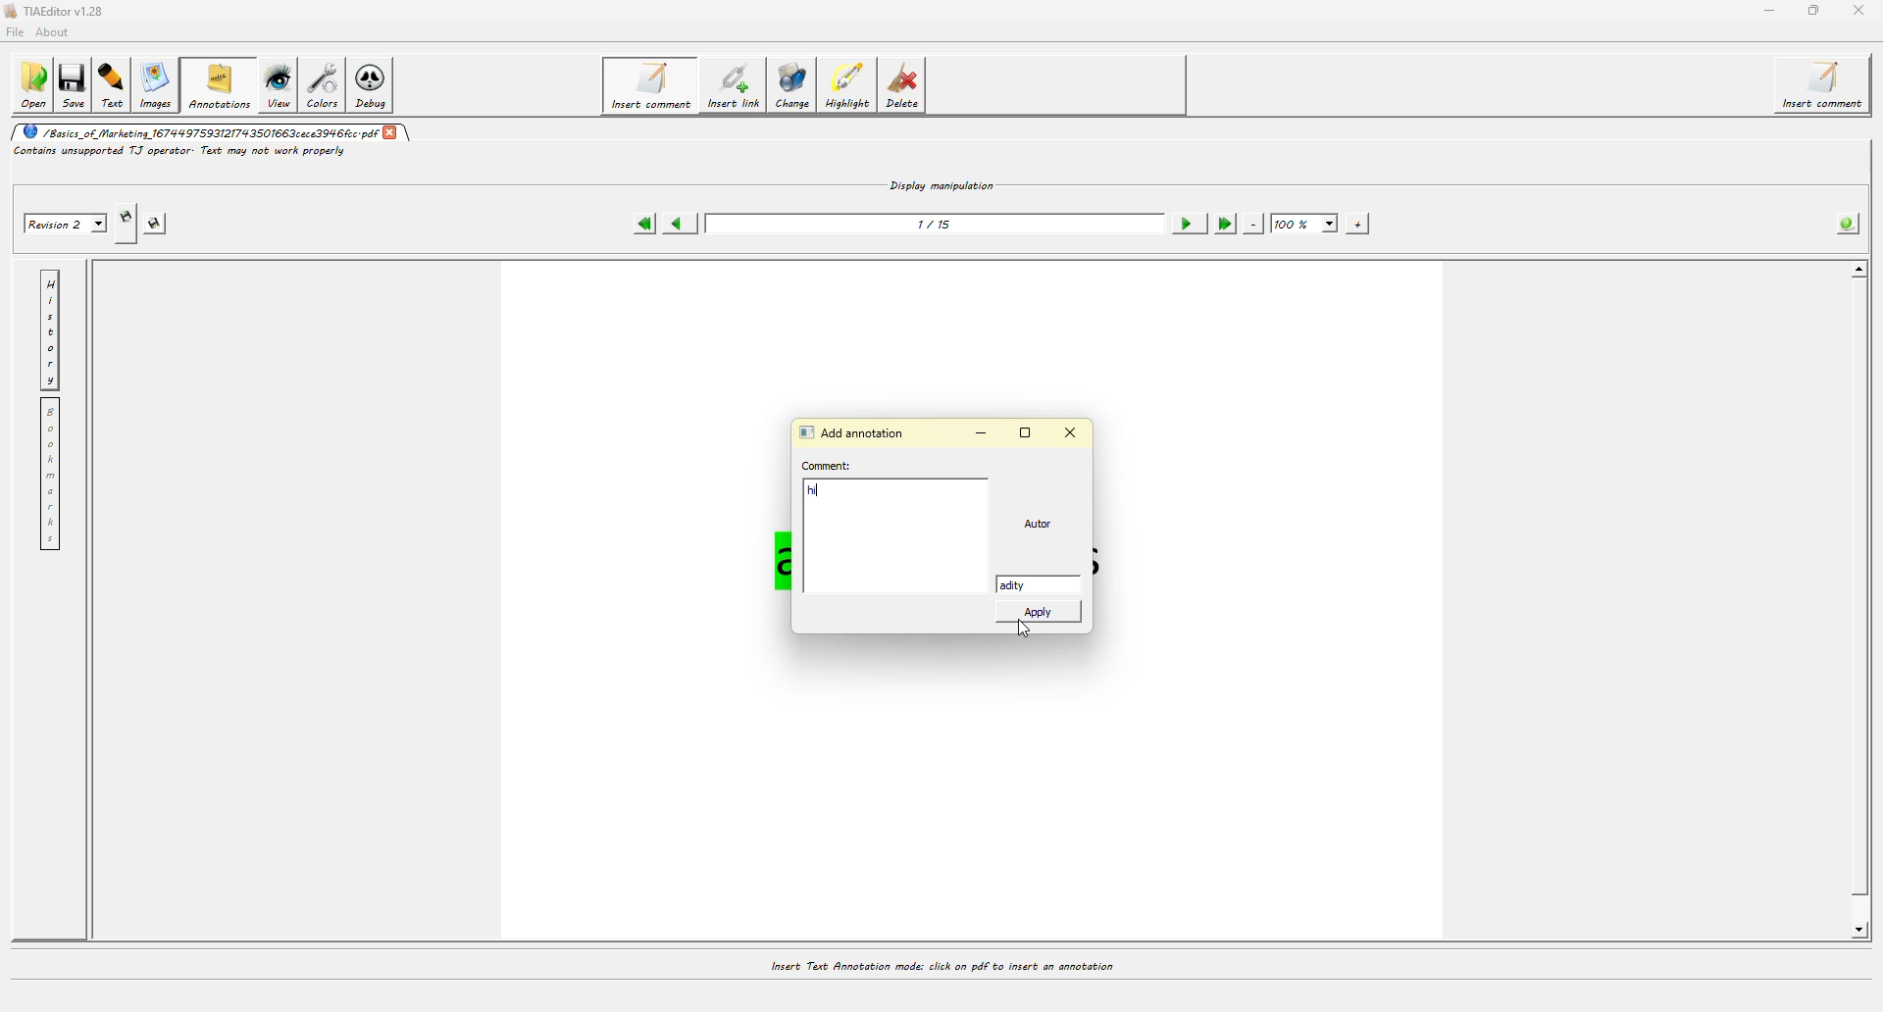 The image size is (1883, 1012). What do you see at coordinates (125, 224) in the screenshot?
I see `creates new revision` at bounding box center [125, 224].